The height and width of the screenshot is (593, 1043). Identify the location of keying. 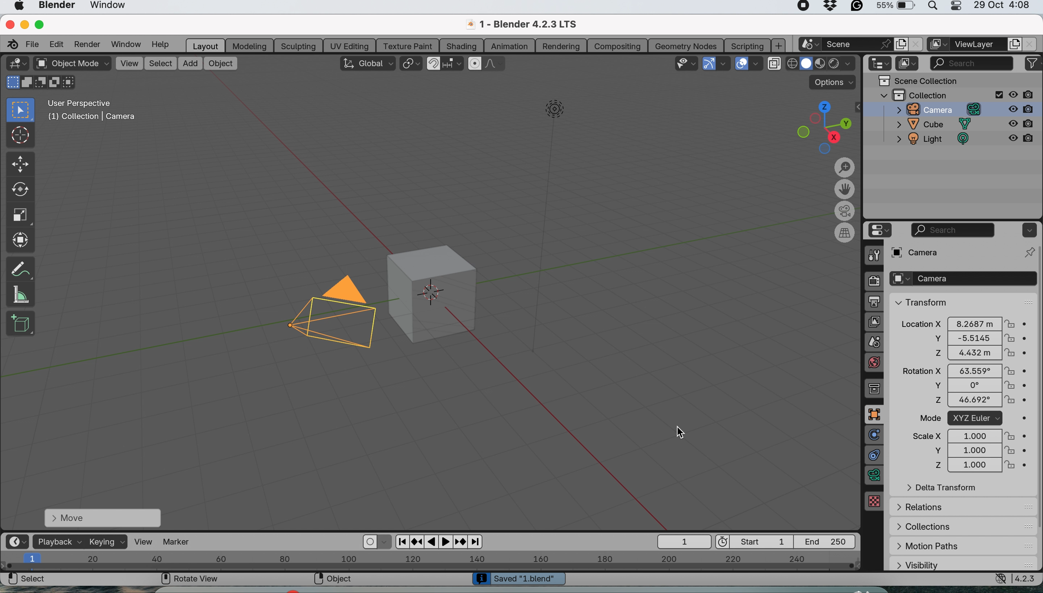
(106, 542).